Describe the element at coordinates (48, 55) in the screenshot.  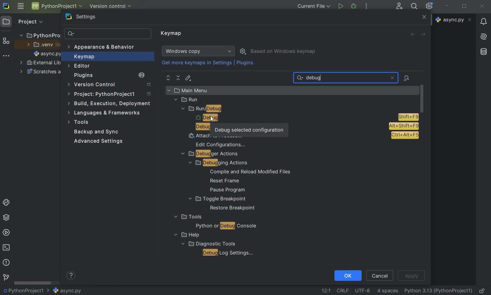
I see `file name` at that location.